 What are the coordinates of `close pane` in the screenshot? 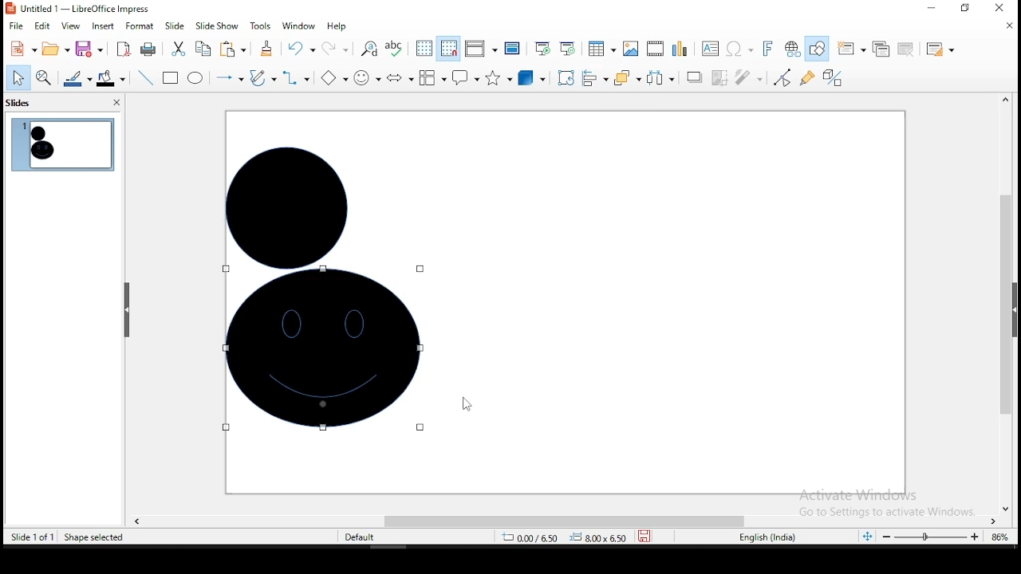 It's located at (115, 104).